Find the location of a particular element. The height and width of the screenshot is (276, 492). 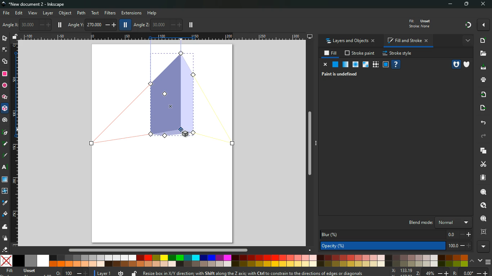

edge is located at coordinates (5, 50).